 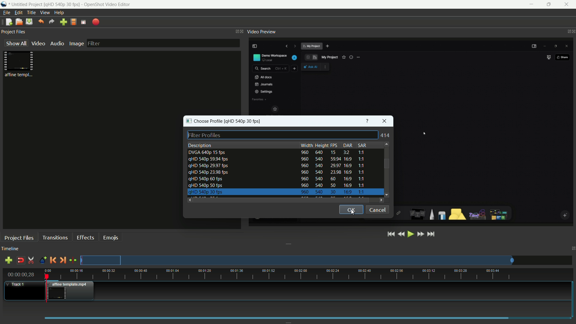 I want to click on profile-3, so click(x=276, y=166).